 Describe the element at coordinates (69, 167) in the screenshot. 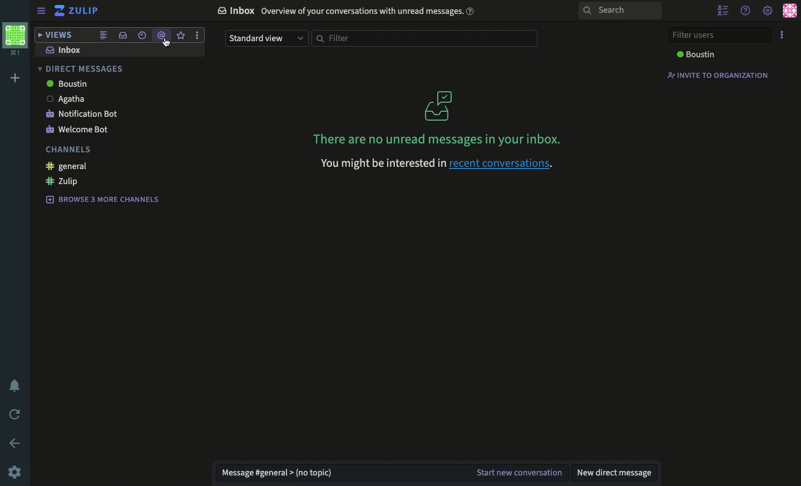

I see `general` at that location.